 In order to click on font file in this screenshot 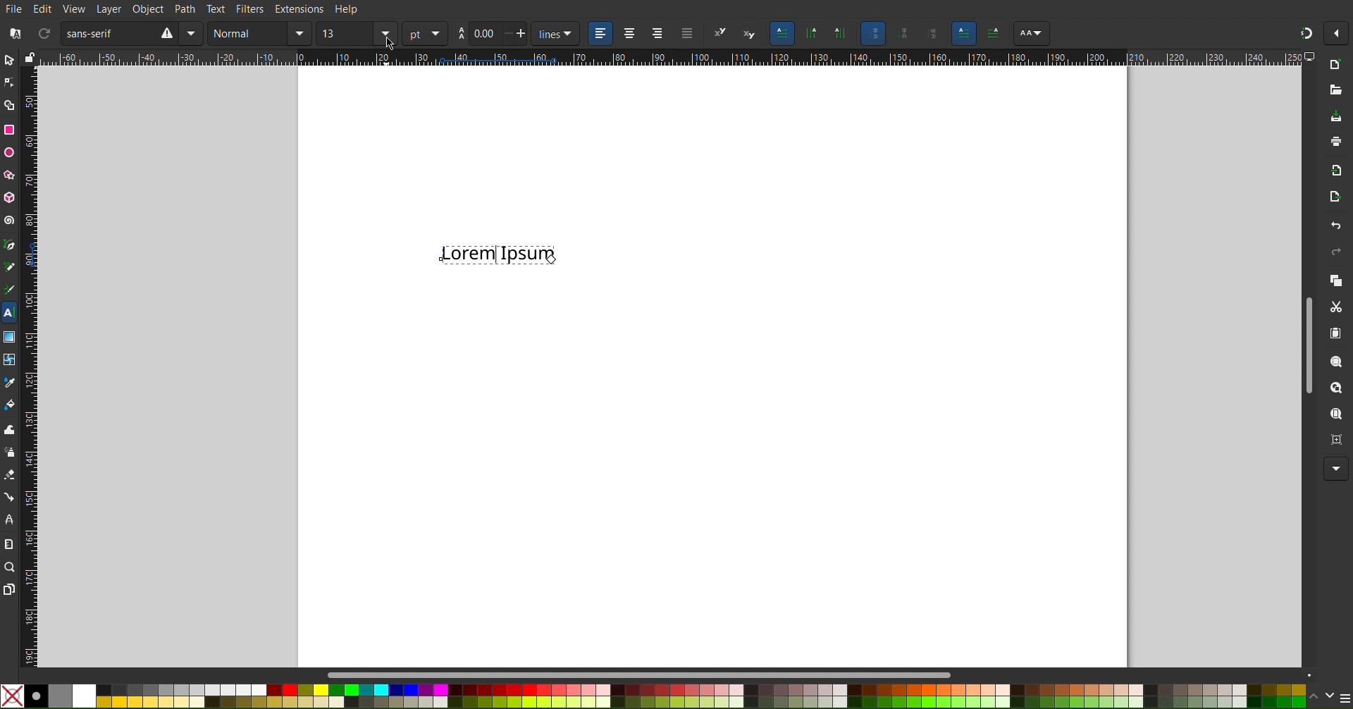, I will do `click(18, 32)`.